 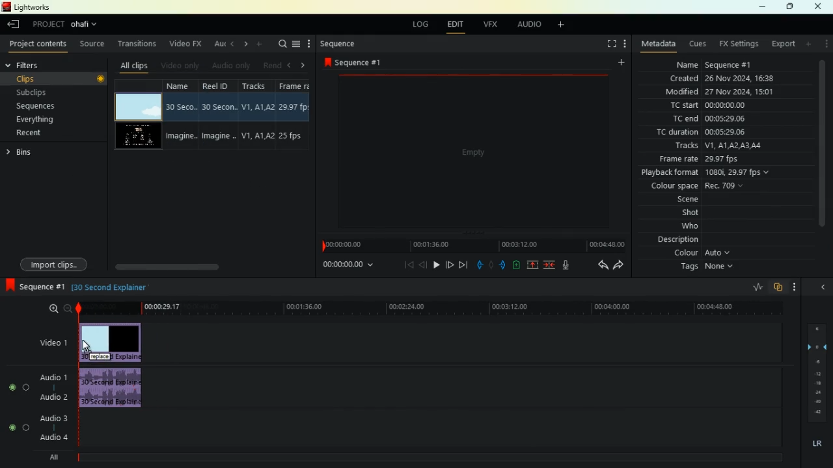 I want to click on forward, so click(x=619, y=266).